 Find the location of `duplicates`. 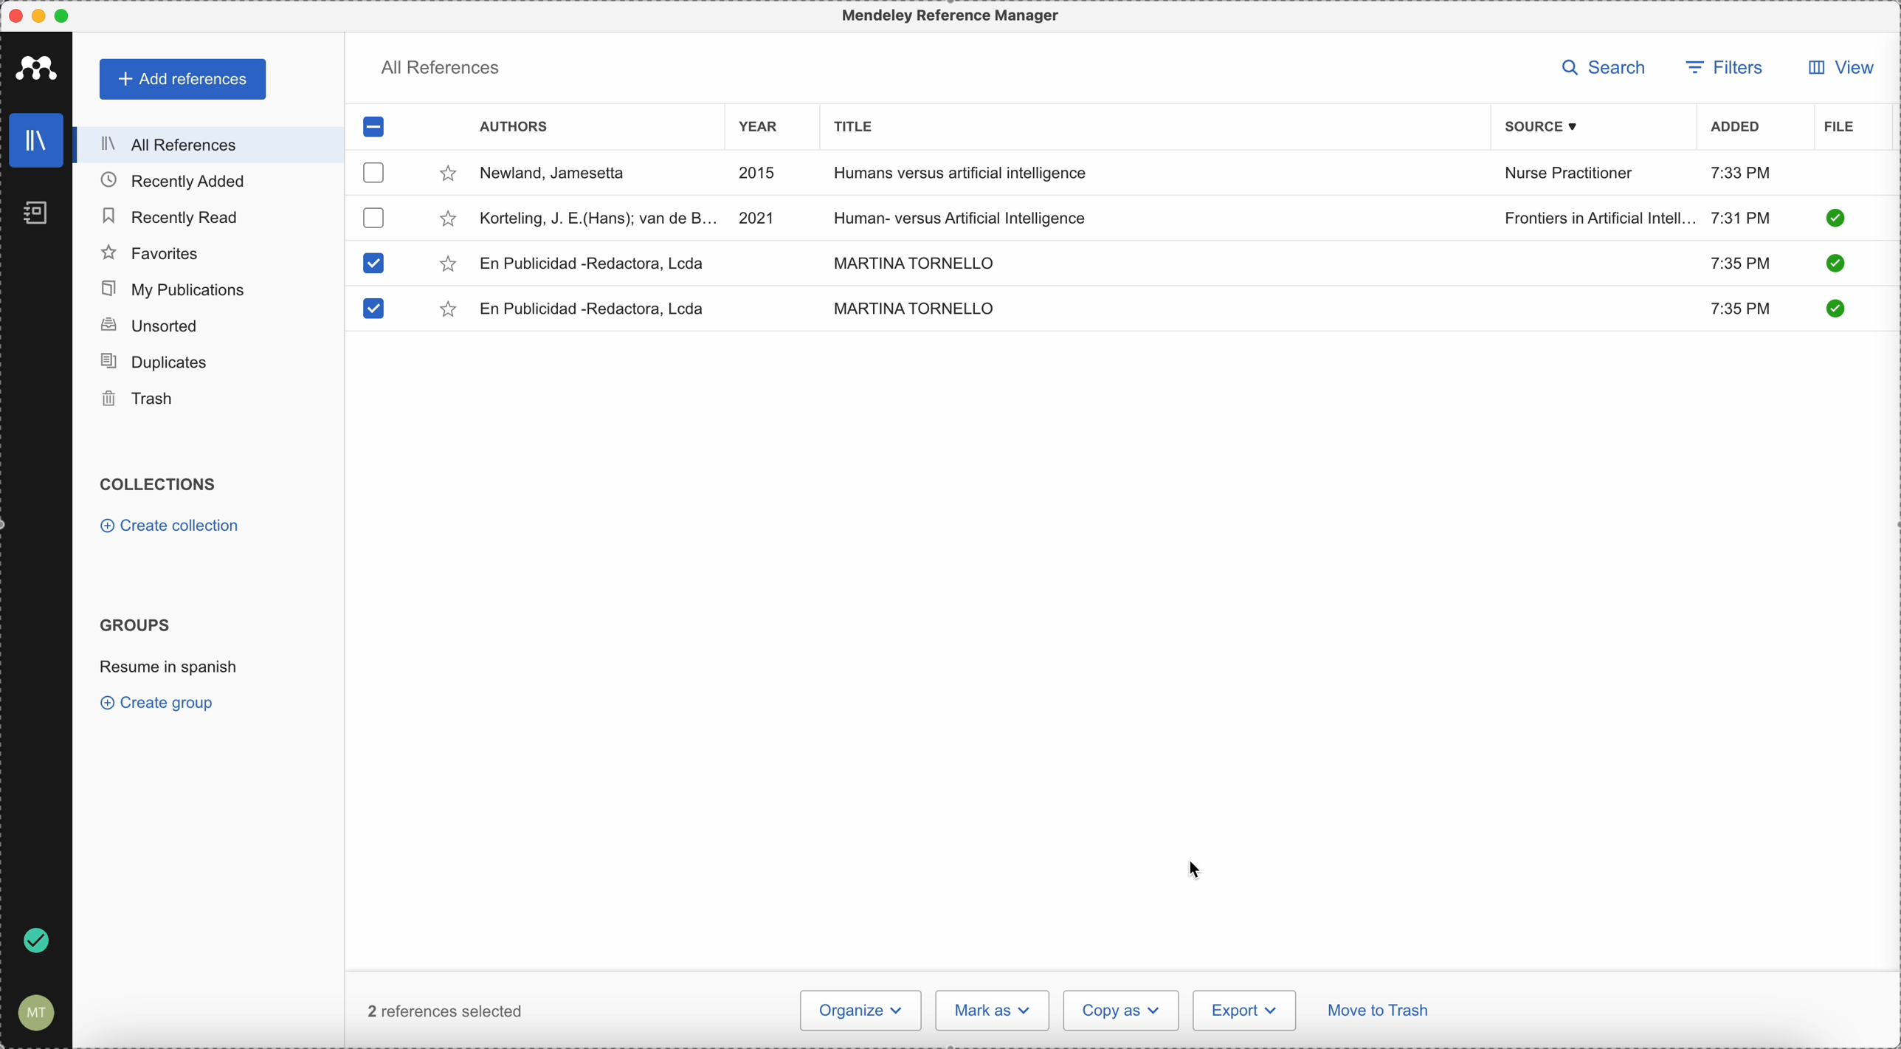

duplicates is located at coordinates (153, 362).